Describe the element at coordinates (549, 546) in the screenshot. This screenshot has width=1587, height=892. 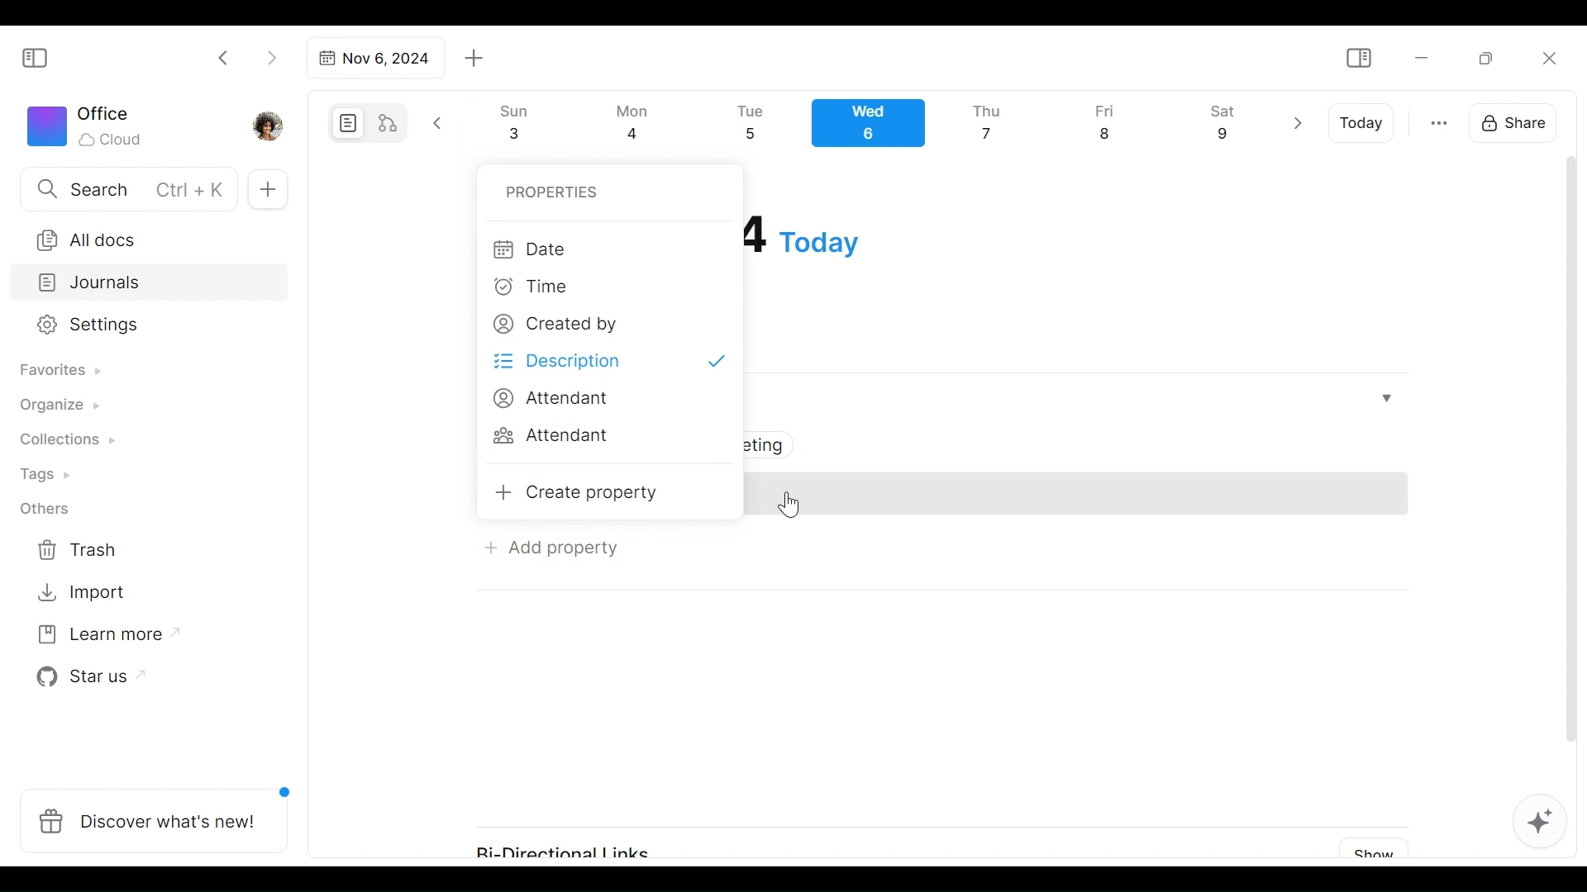
I see `Add Property` at that location.